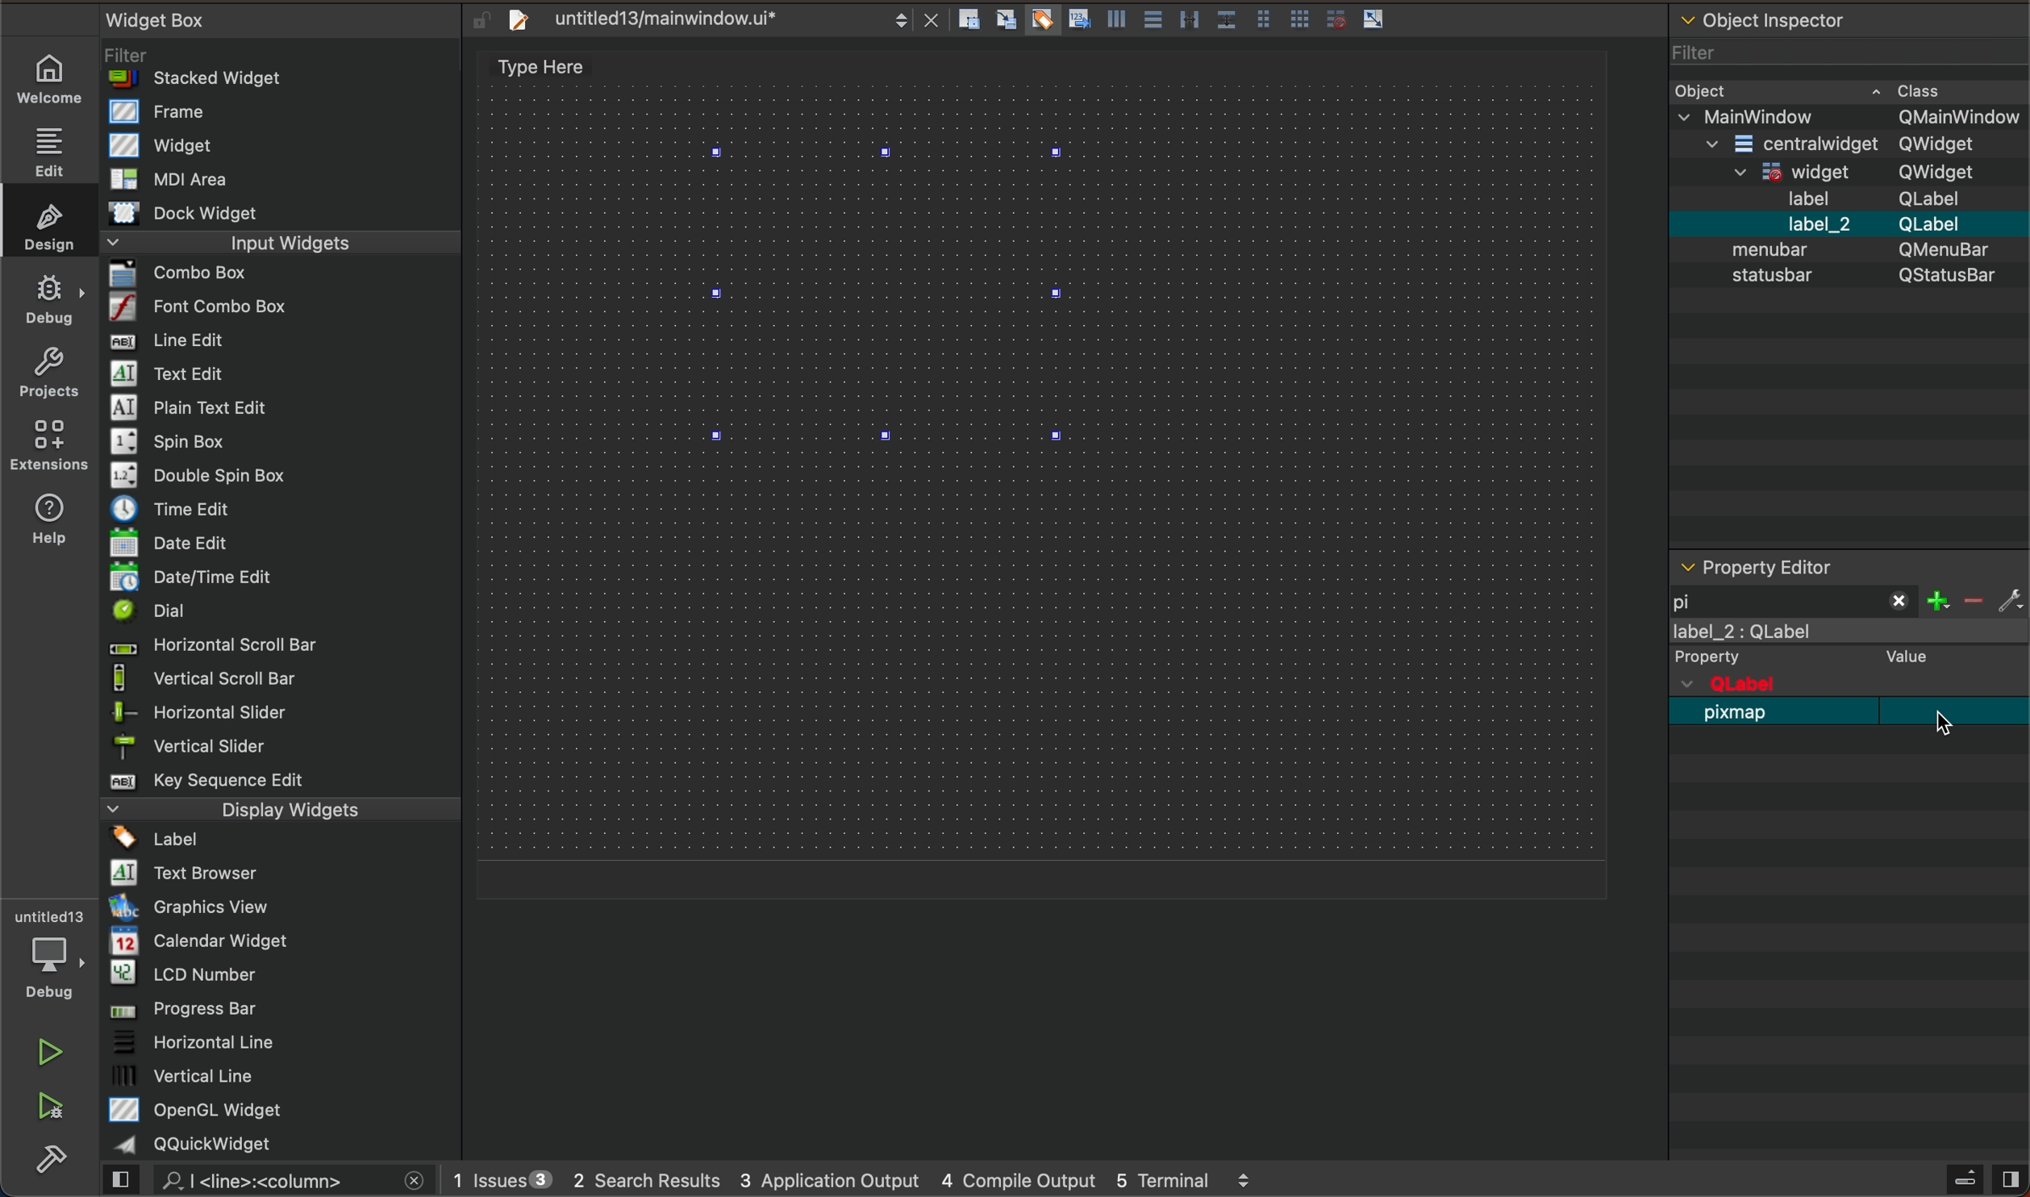  I want to click on logs, so click(862, 1182).